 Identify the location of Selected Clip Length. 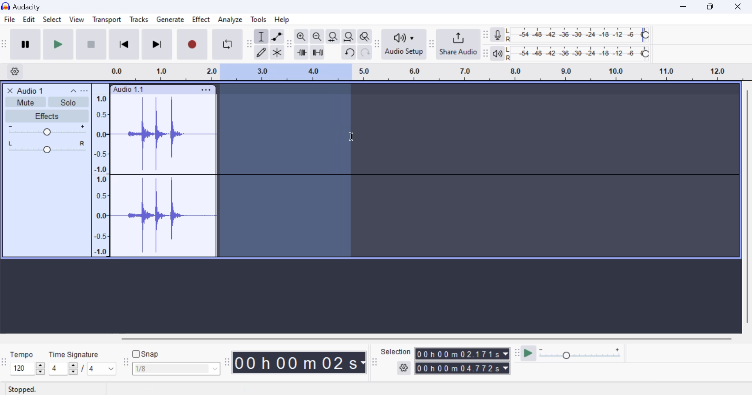
(464, 362).